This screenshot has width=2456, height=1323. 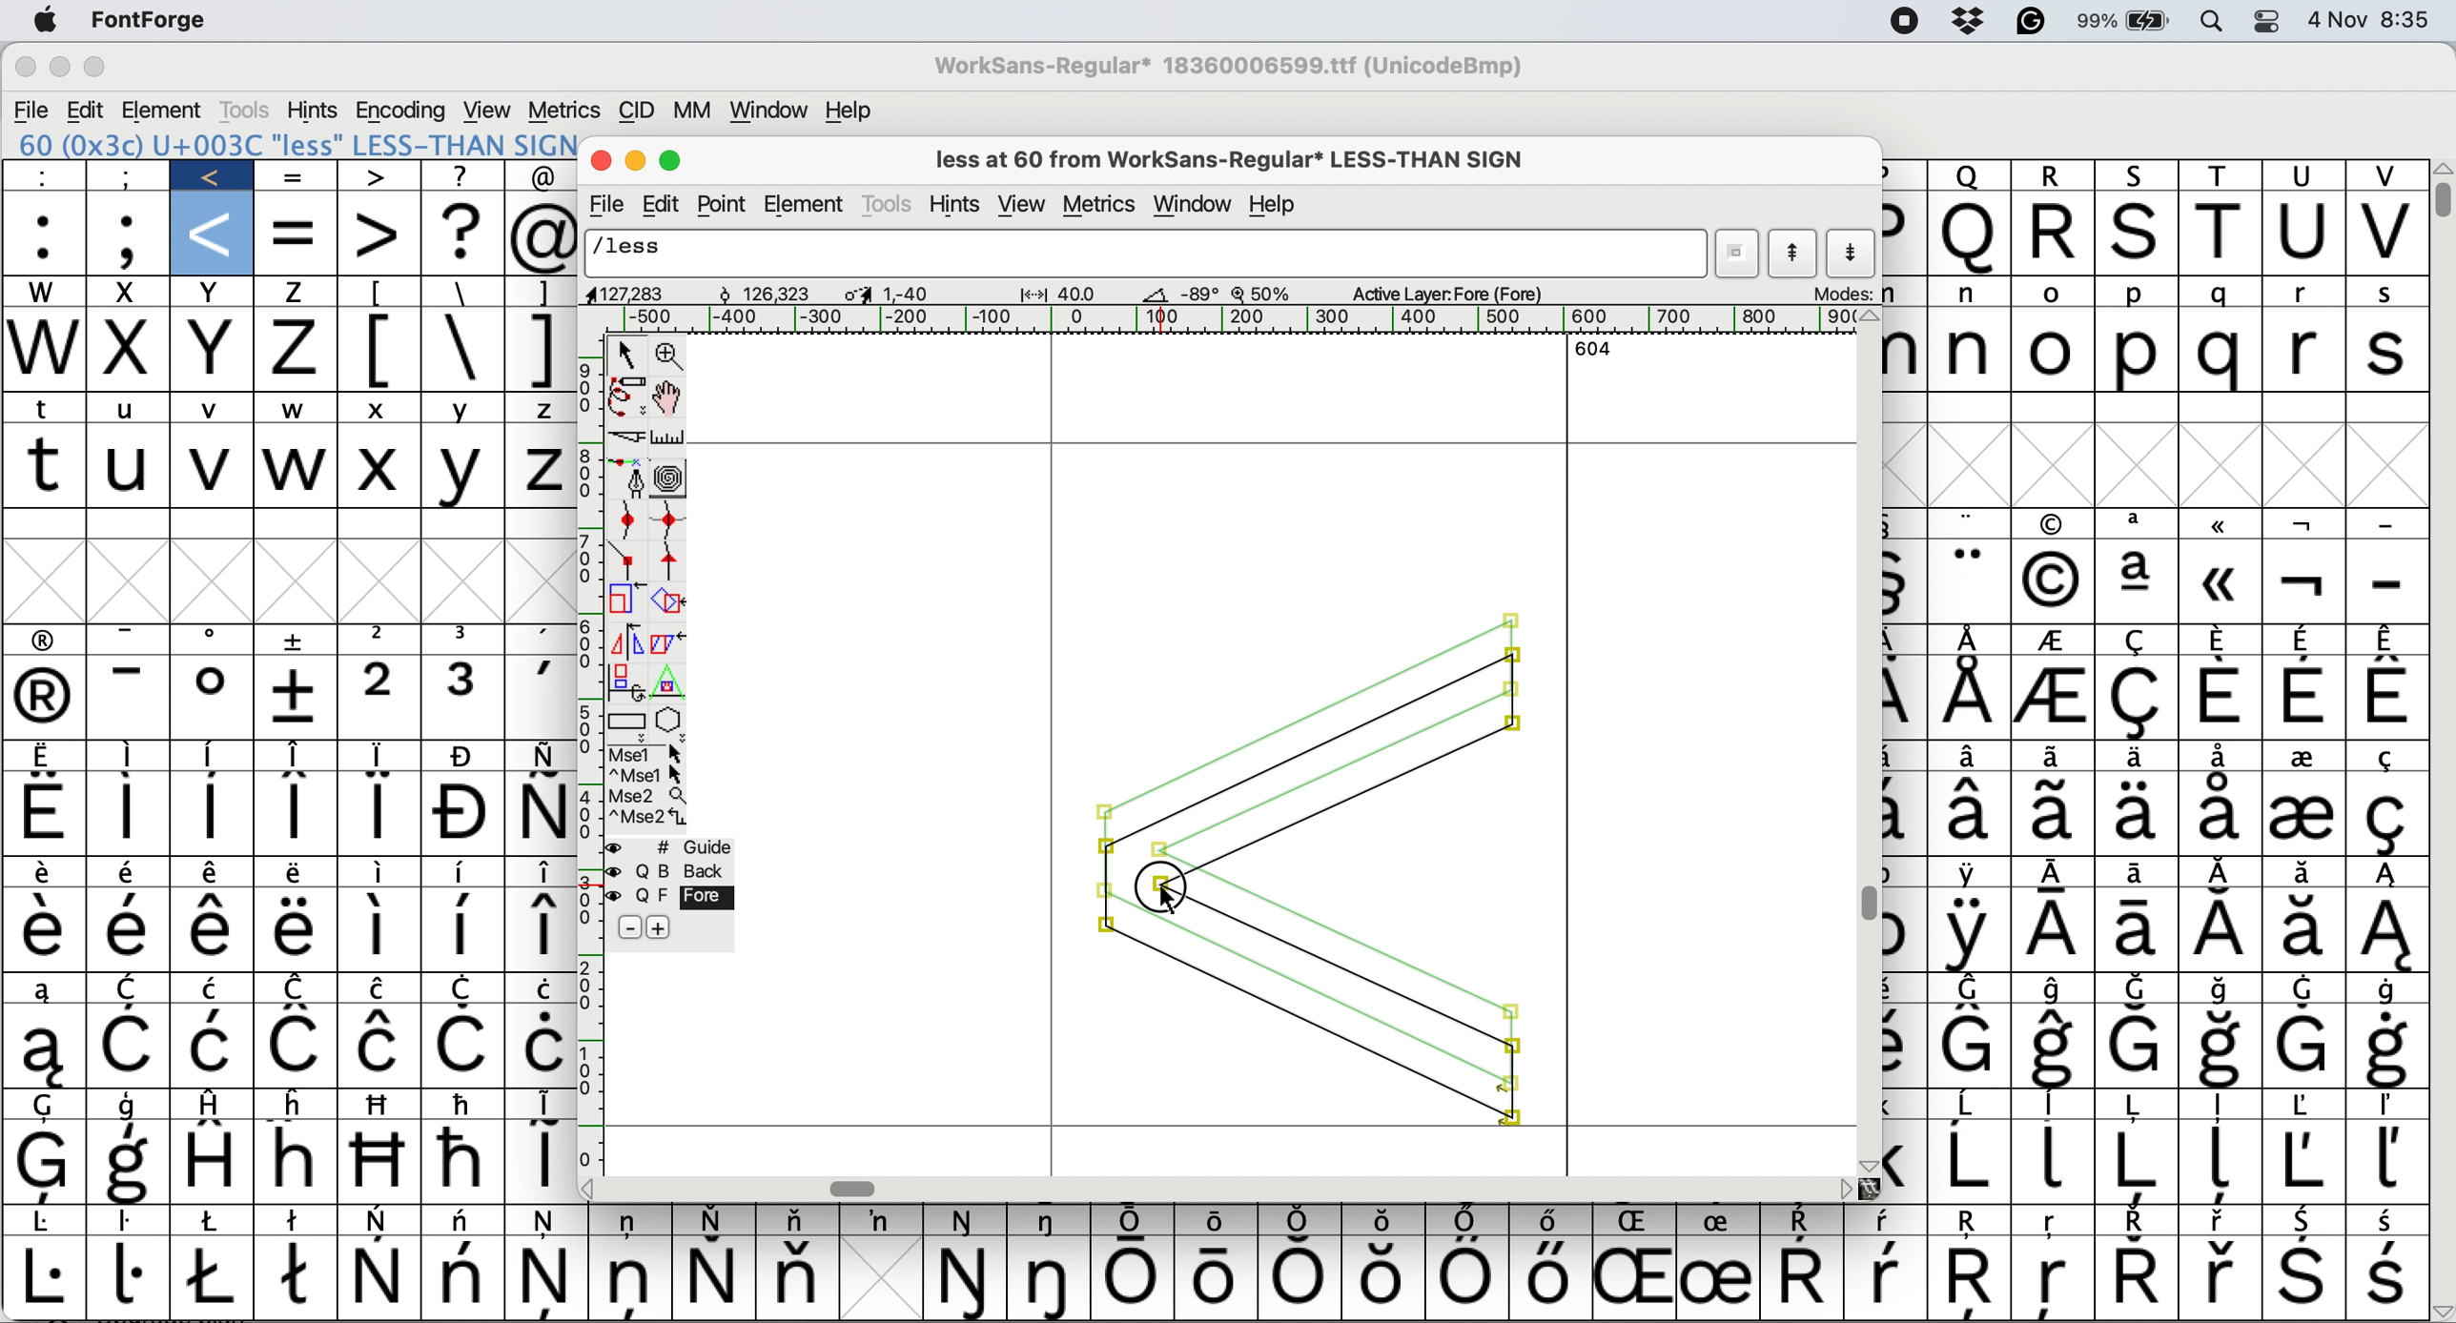 I want to click on u, so click(x=2307, y=176).